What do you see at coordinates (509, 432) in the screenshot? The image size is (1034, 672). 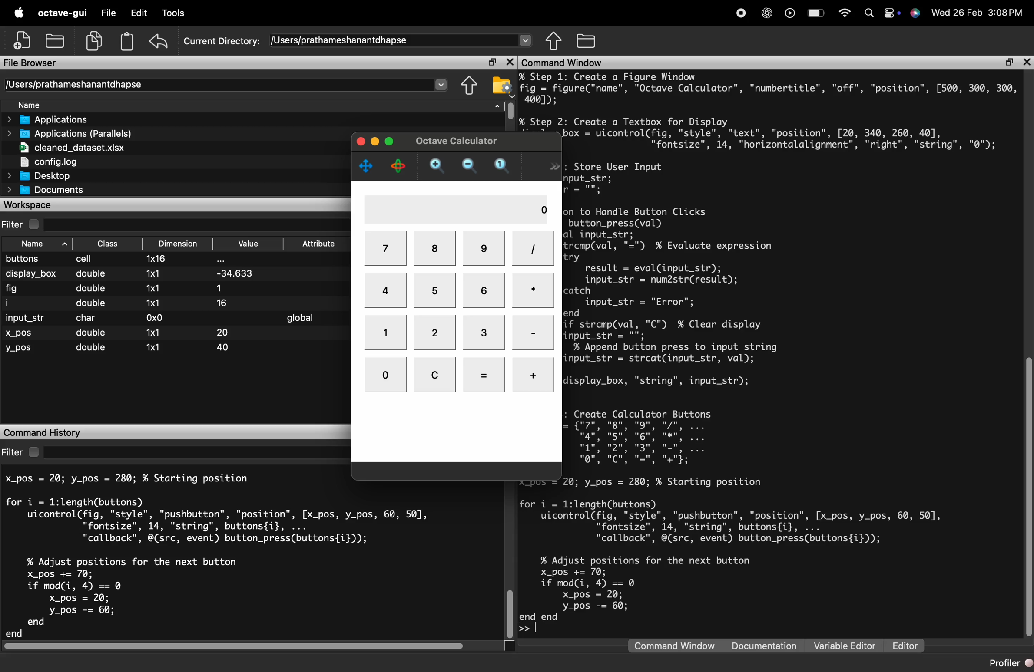 I see `maximize` at bounding box center [509, 432].